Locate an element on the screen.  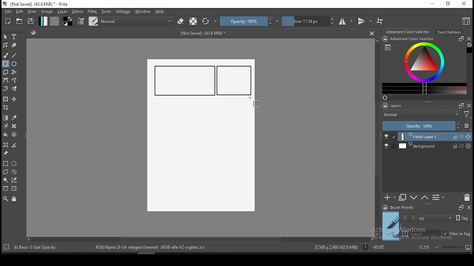
icon and file name is located at coordinates (37, 4).